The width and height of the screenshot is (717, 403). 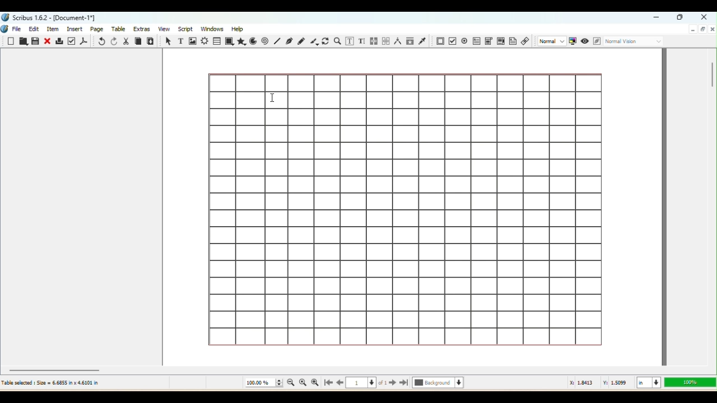 I want to click on Copy item properties, so click(x=410, y=41).